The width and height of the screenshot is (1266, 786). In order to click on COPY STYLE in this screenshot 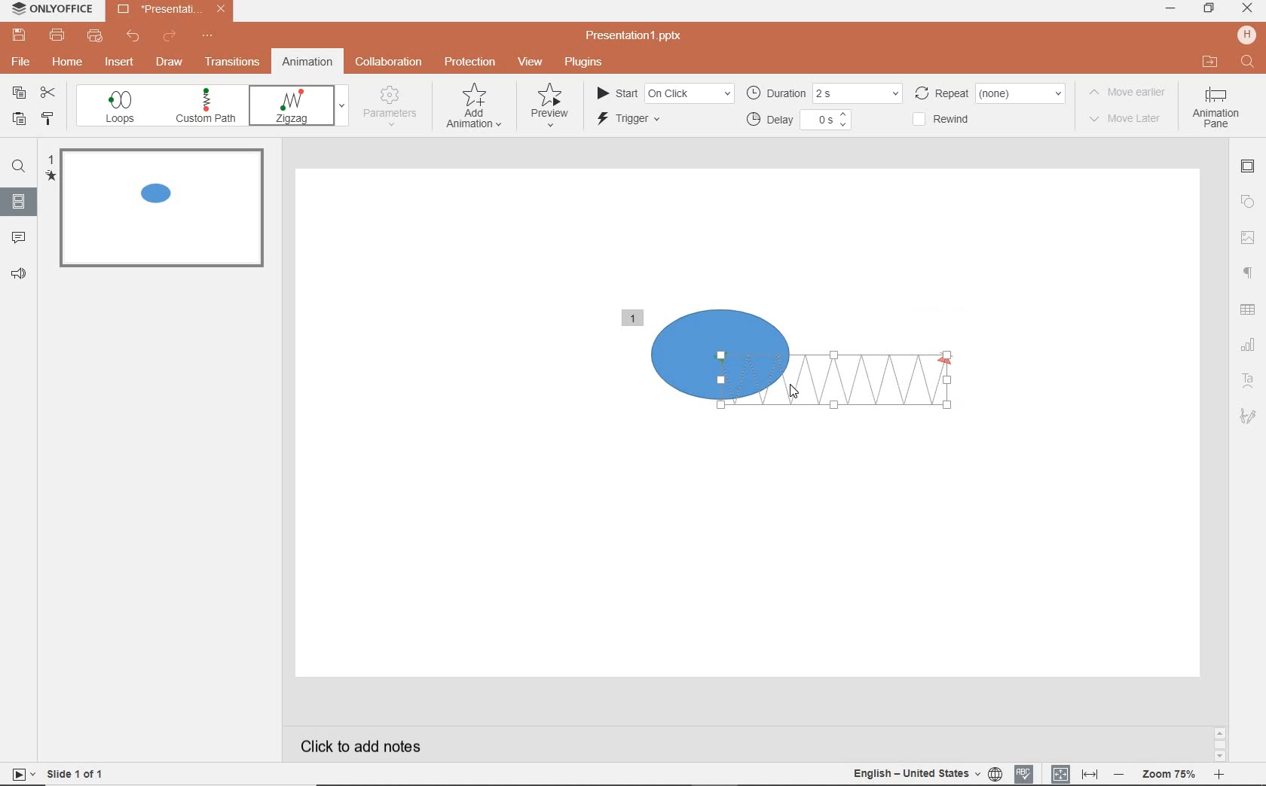, I will do `click(48, 119)`.